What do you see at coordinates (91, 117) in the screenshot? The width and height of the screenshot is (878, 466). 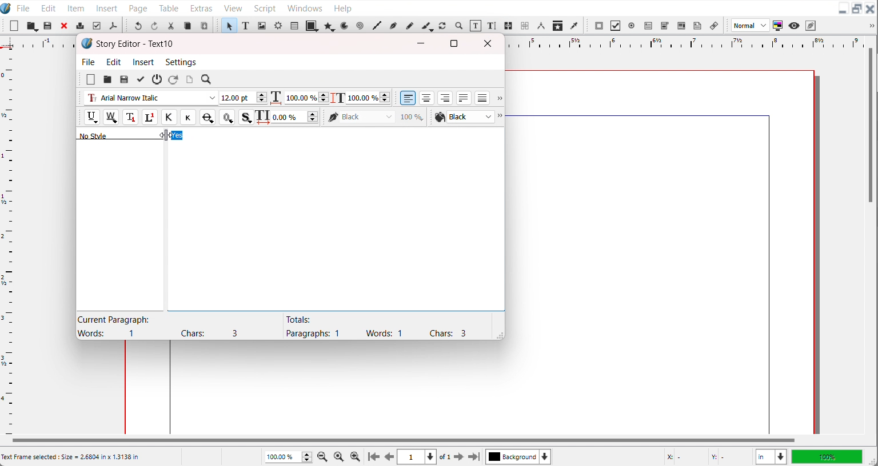 I see `Underline` at bounding box center [91, 117].